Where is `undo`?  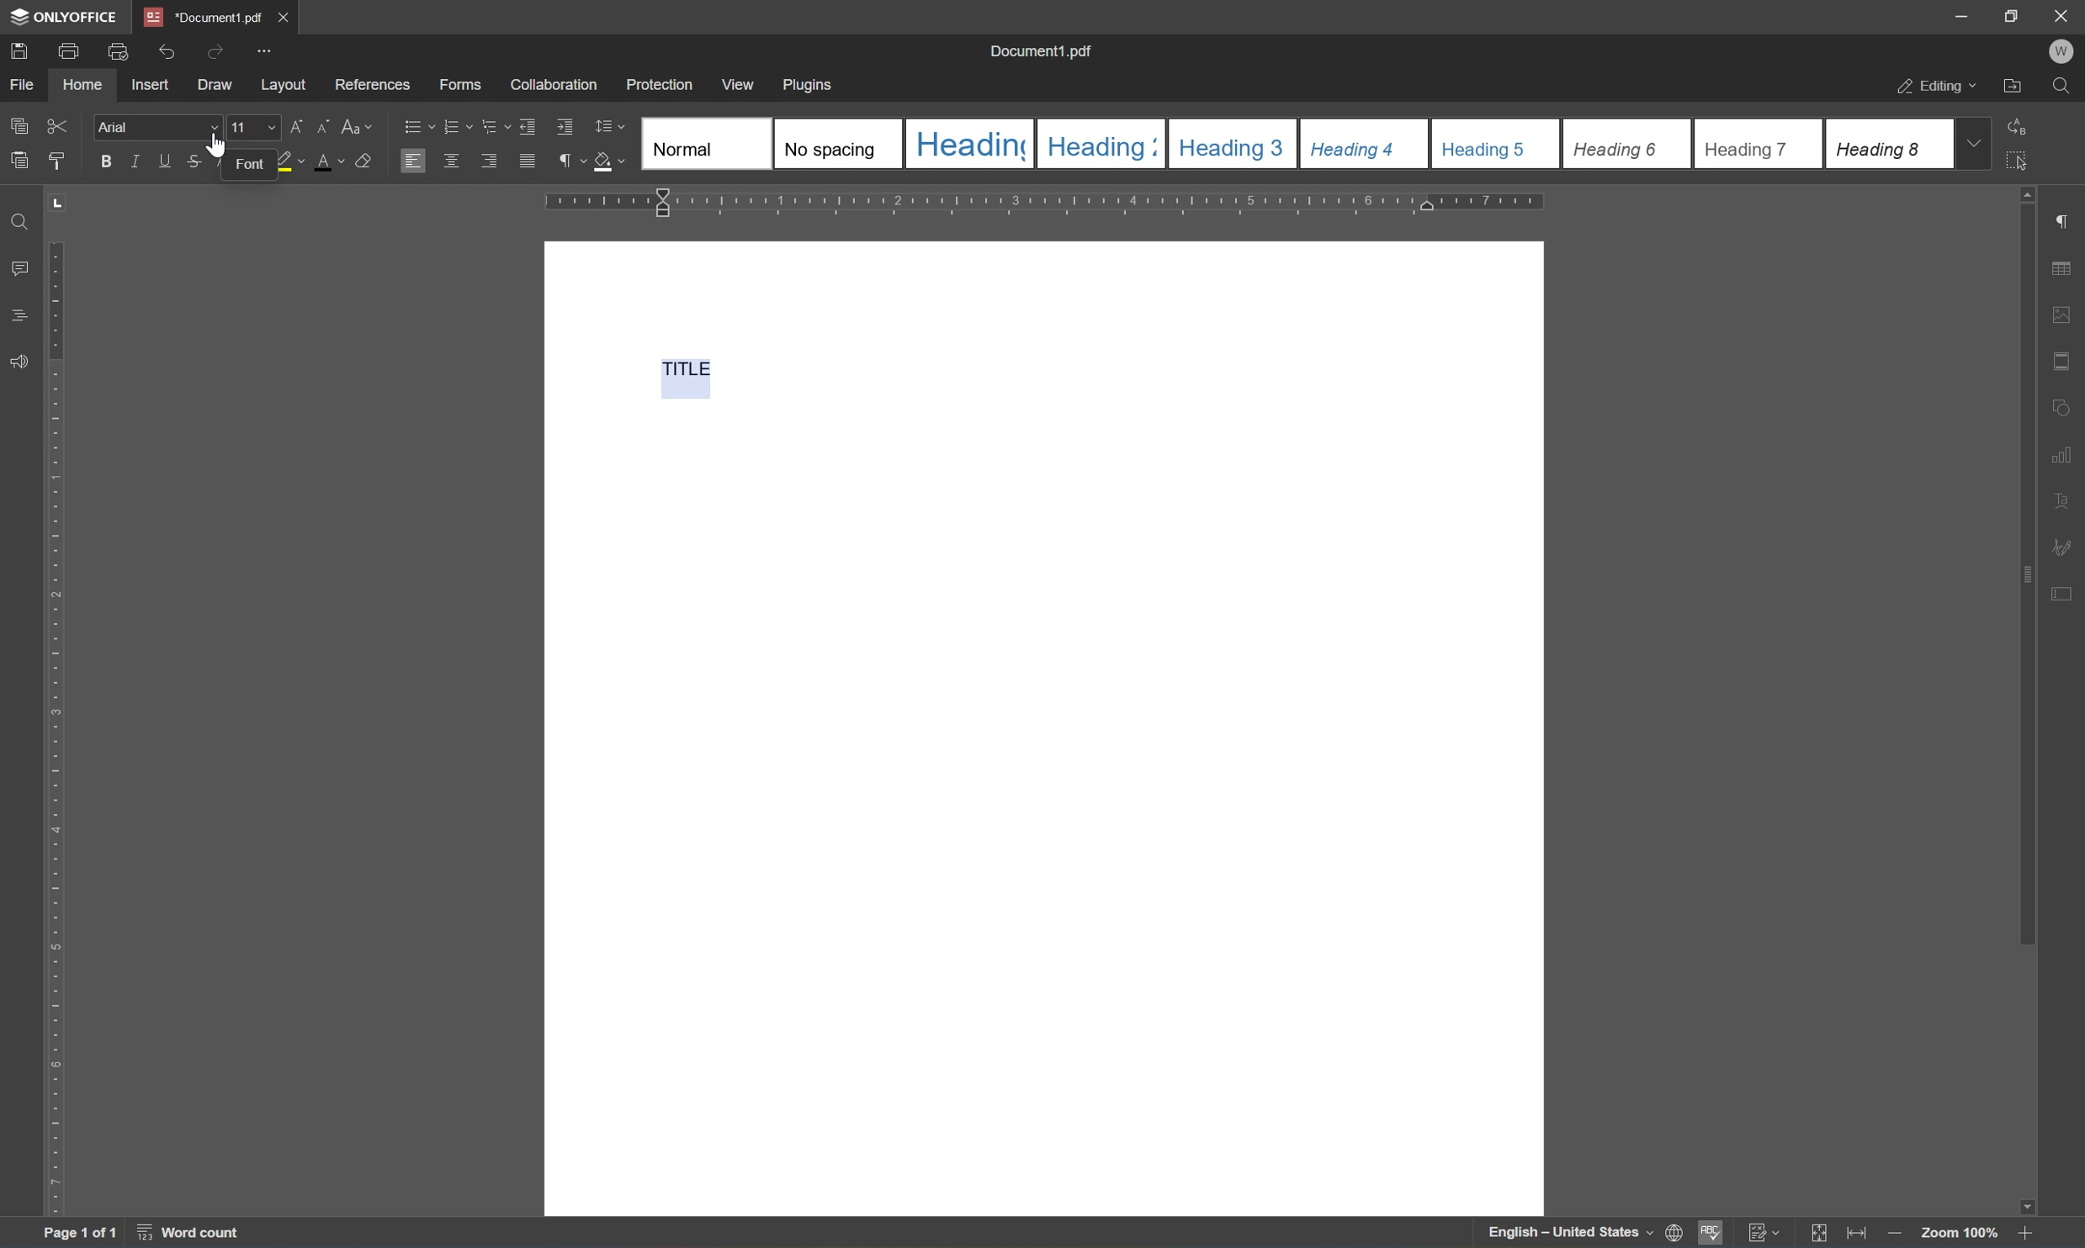
undo is located at coordinates (168, 54).